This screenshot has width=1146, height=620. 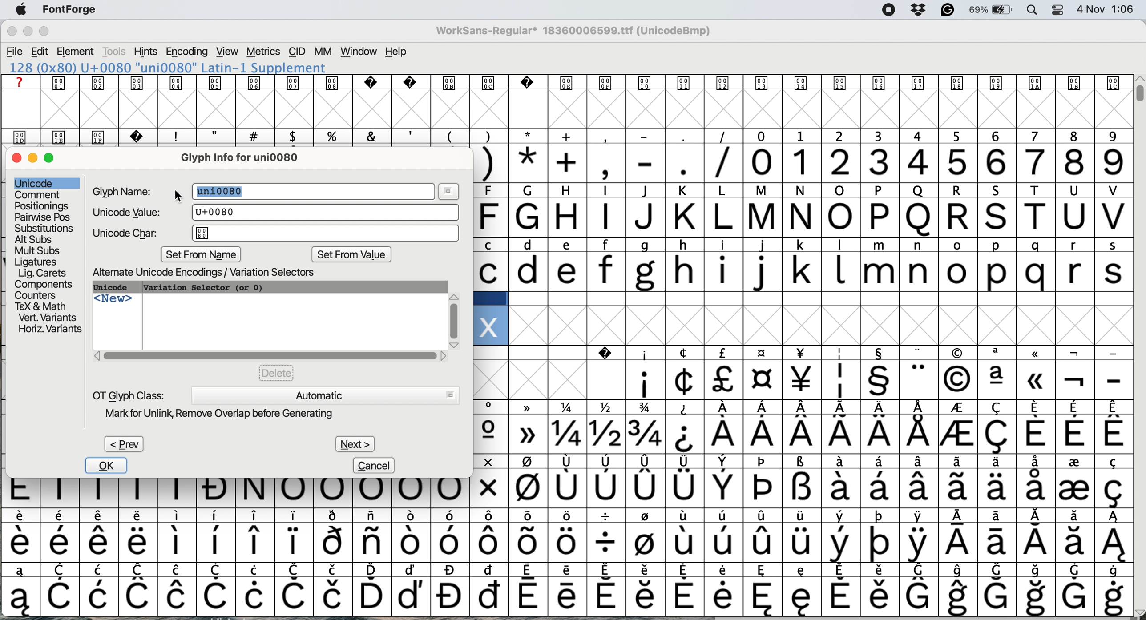 I want to click on unicode char, so click(x=276, y=234).